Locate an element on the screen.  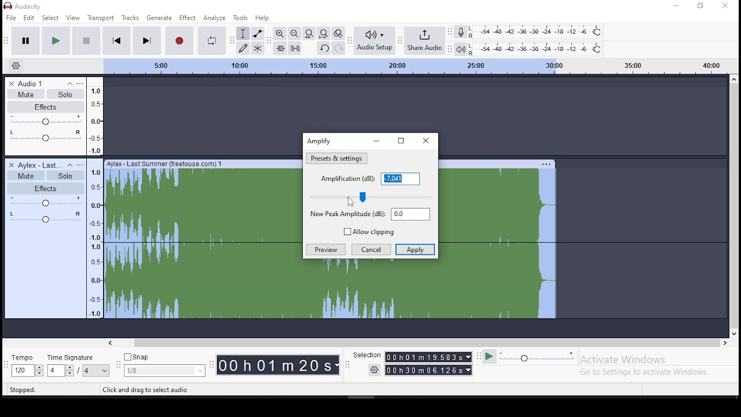
settings is located at coordinates (376, 371).